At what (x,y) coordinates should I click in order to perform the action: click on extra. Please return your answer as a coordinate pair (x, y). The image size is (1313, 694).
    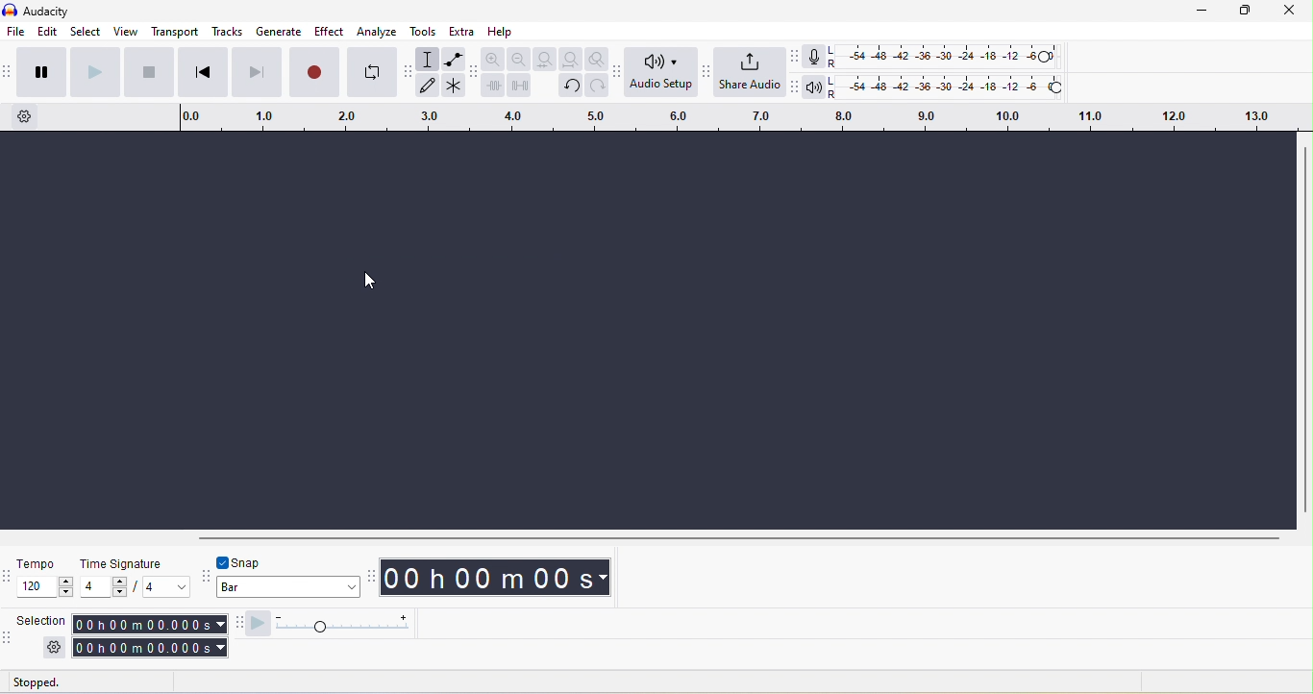
    Looking at the image, I should click on (461, 31).